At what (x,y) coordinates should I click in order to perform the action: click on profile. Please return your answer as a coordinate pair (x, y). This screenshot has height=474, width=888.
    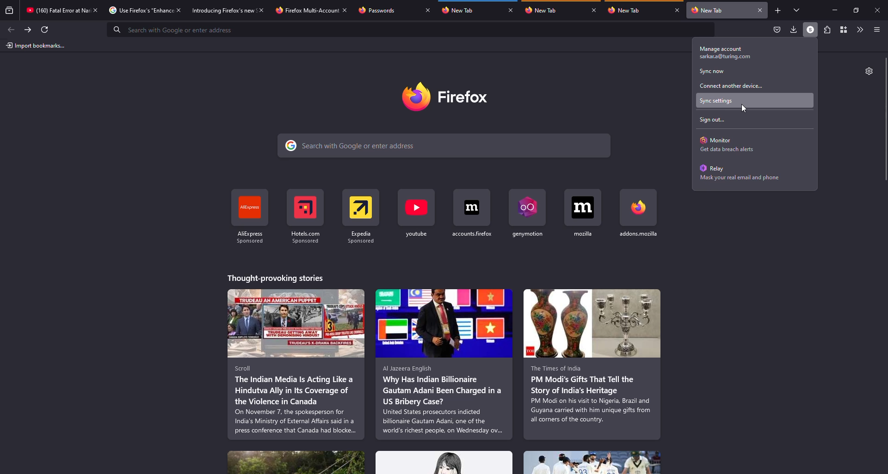
    Looking at the image, I should click on (811, 29).